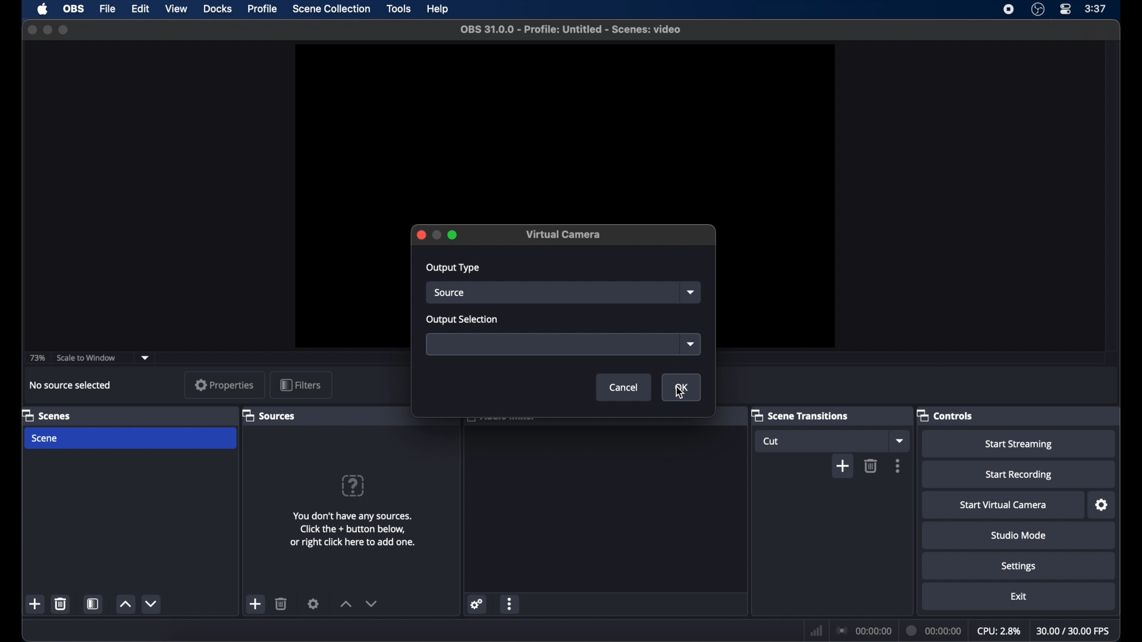 The image size is (1142, 642). Describe the element at coordinates (399, 8) in the screenshot. I see `tools` at that location.